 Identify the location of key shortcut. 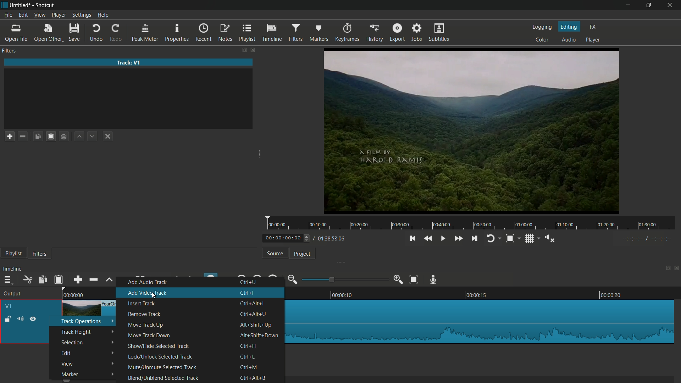
(257, 325).